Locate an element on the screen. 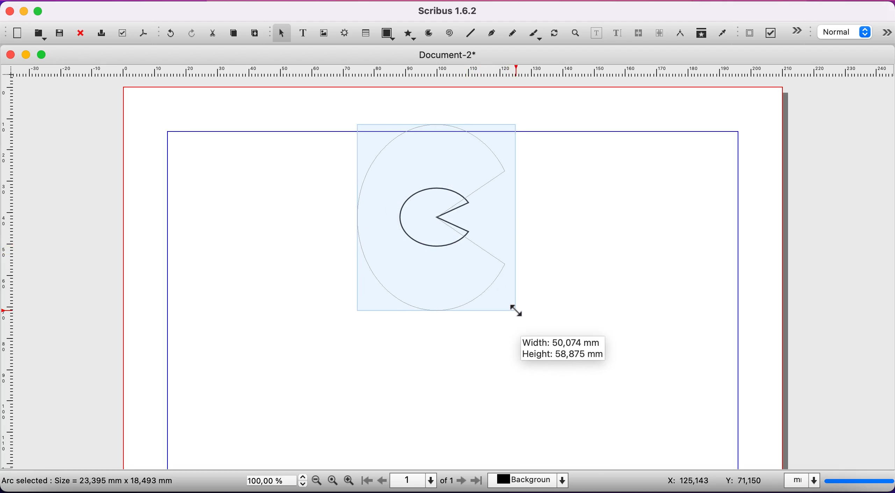 This screenshot has width=895, height=493. zoom percentage is located at coordinates (275, 482).